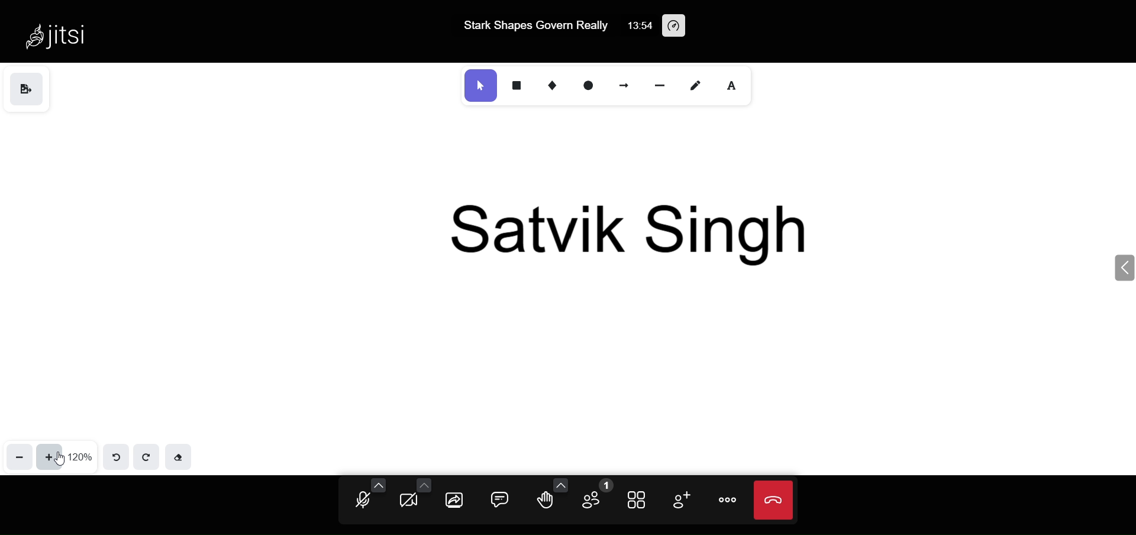 The height and width of the screenshot is (535, 1136). What do you see at coordinates (409, 500) in the screenshot?
I see `camera` at bounding box center [409, 500].